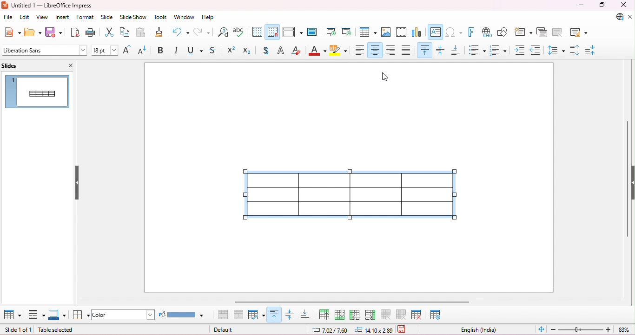  Describe the element at coordinates (35, 315) in the screenshot. I see `border style` at that location.